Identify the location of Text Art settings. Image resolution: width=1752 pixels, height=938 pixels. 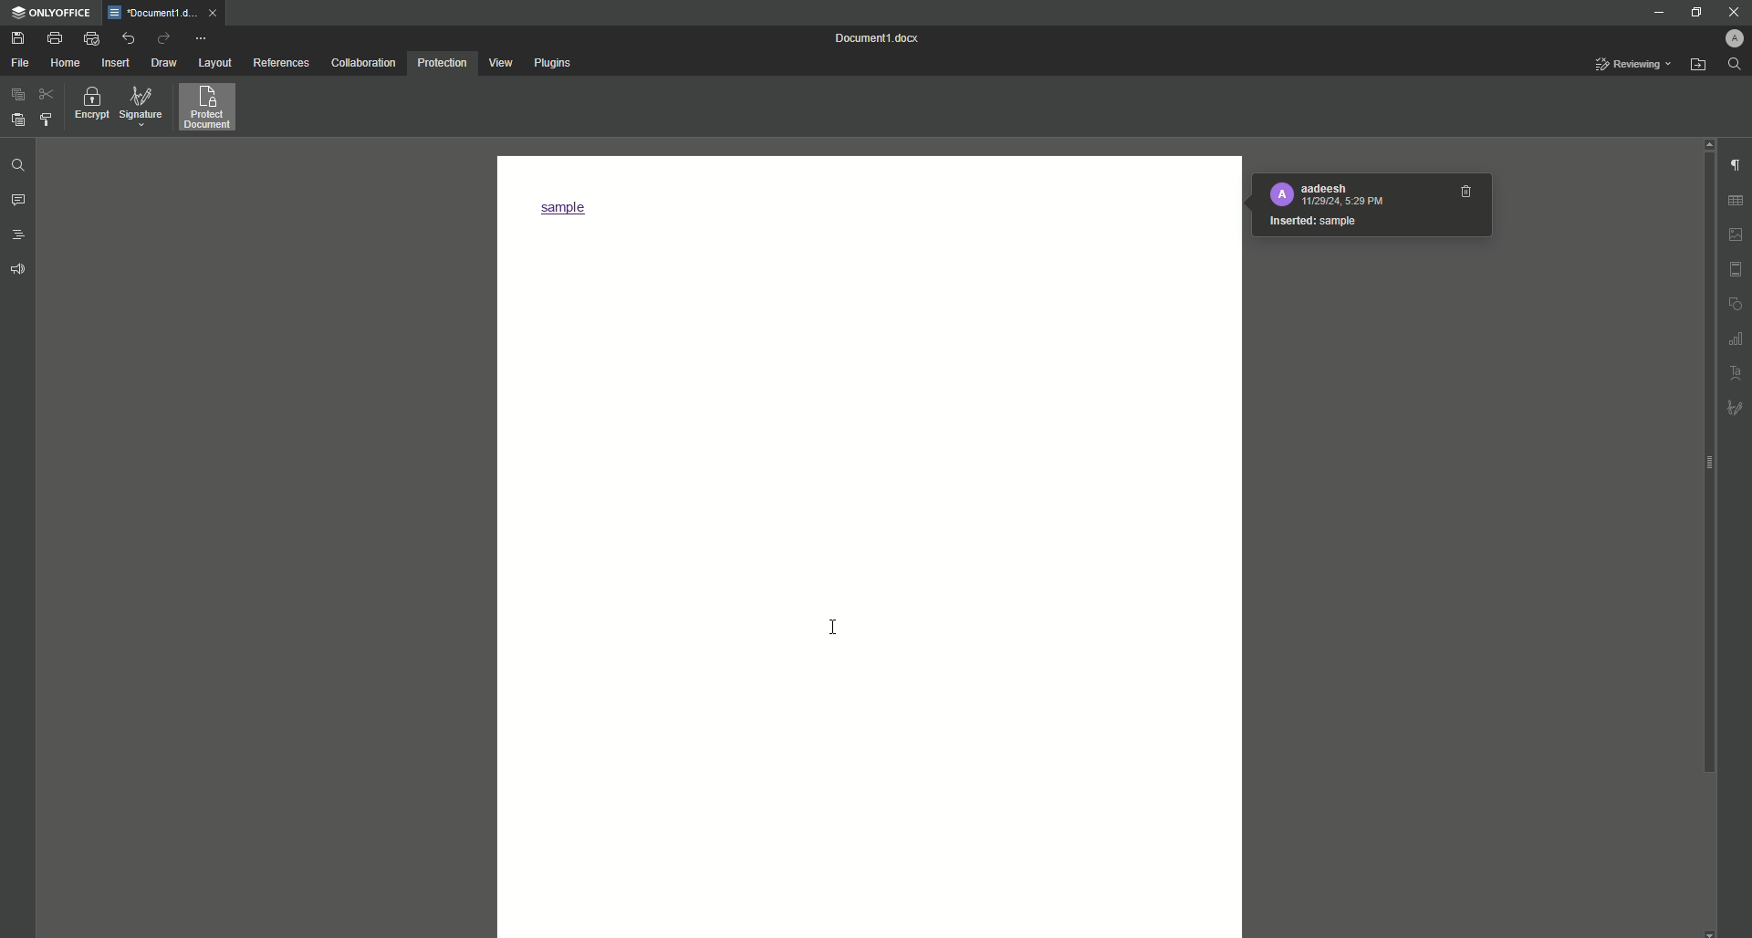
(1736, 372).